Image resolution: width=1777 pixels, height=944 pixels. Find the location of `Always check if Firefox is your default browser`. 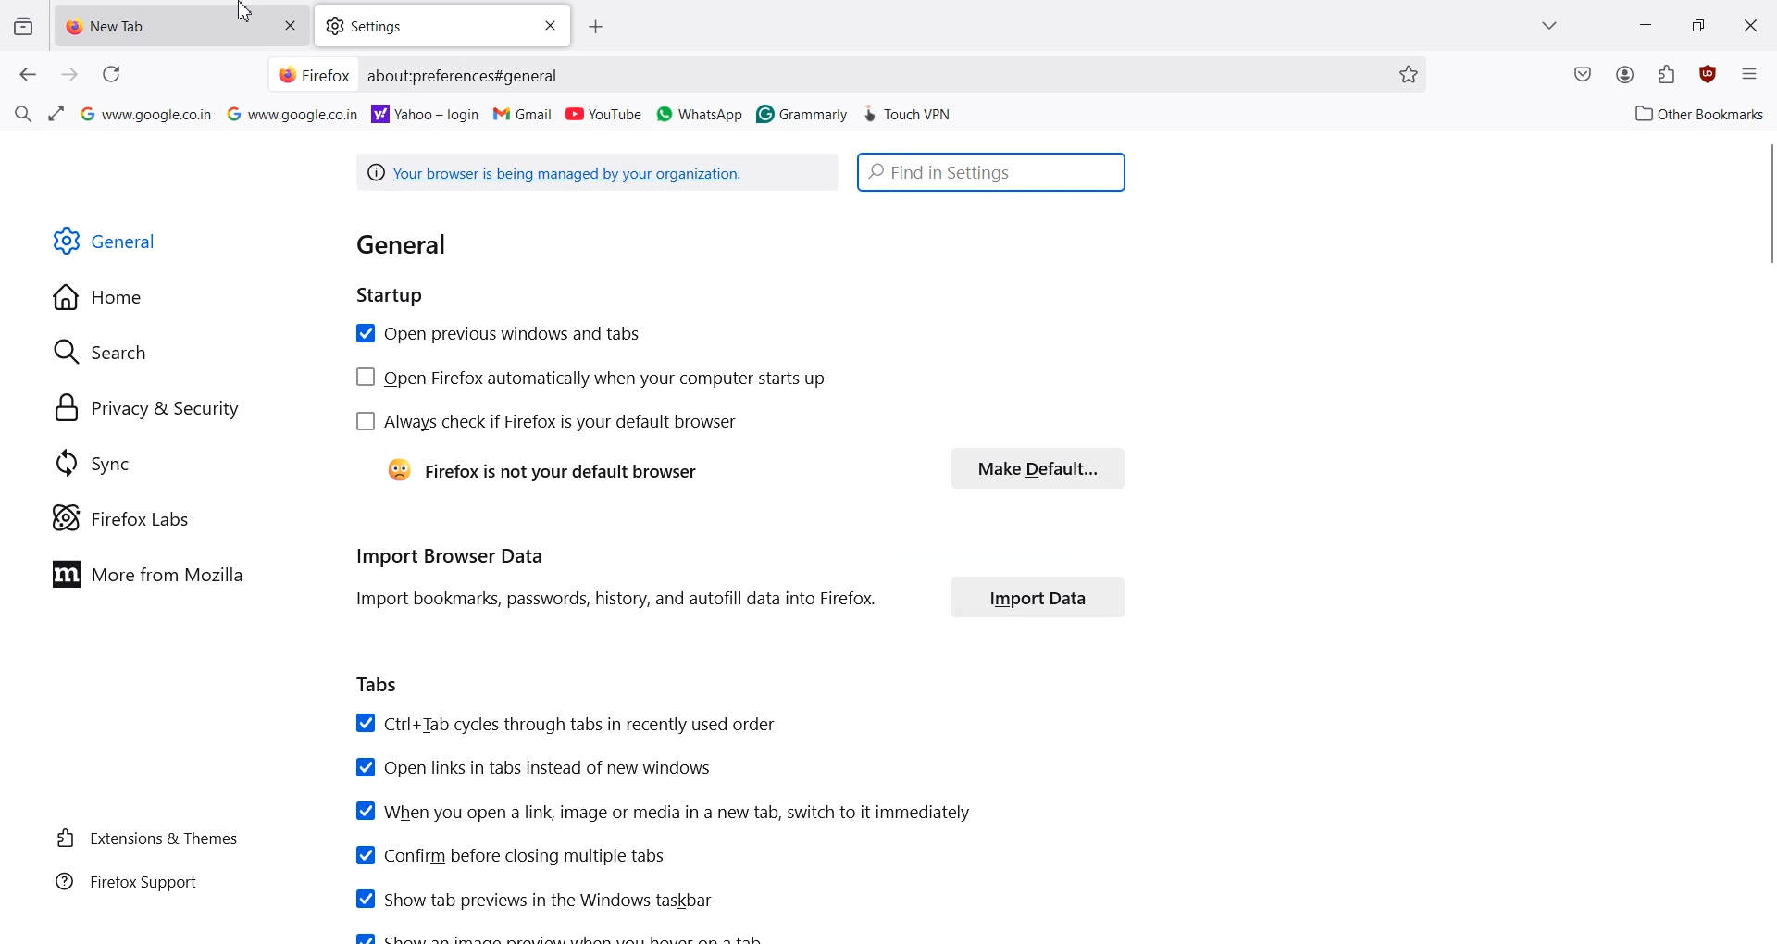

Always check if Firefox is your default browser is located at coordinates (547, 422).